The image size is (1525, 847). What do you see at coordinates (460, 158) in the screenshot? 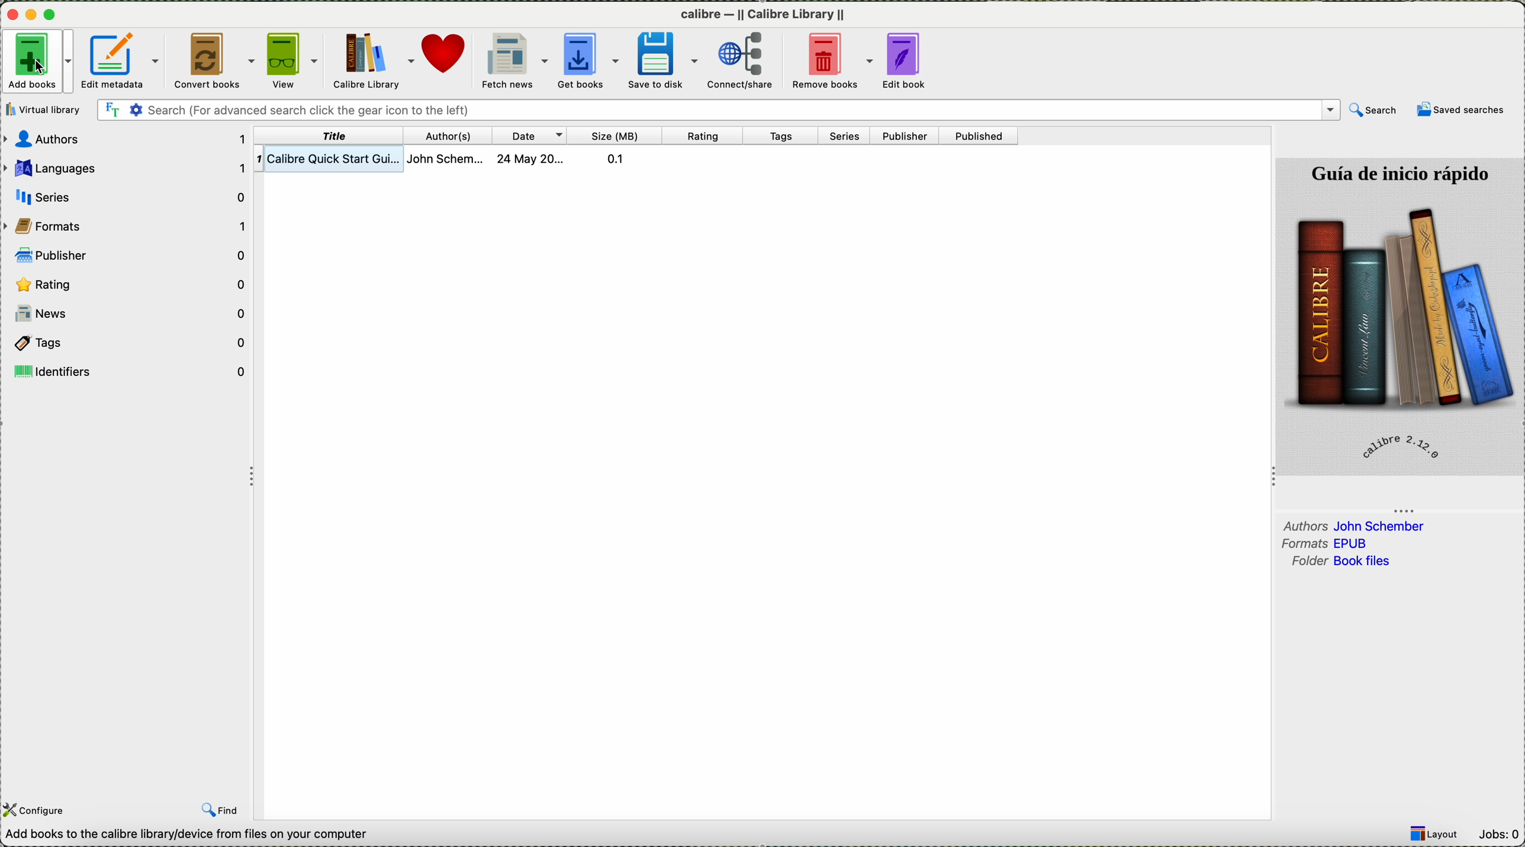
I see `Calibre Quick start guide` at bounding box center [460, 158].